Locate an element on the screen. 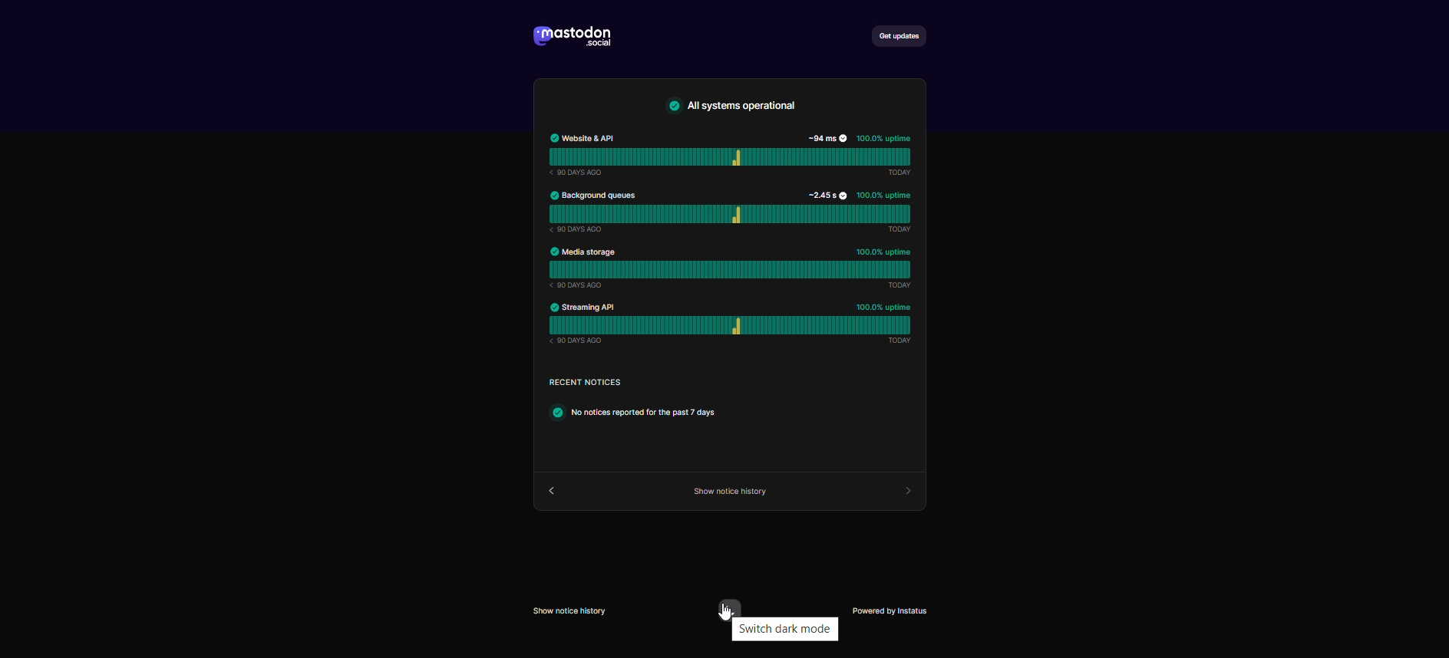  cursor is located at coordinates (726, 614).